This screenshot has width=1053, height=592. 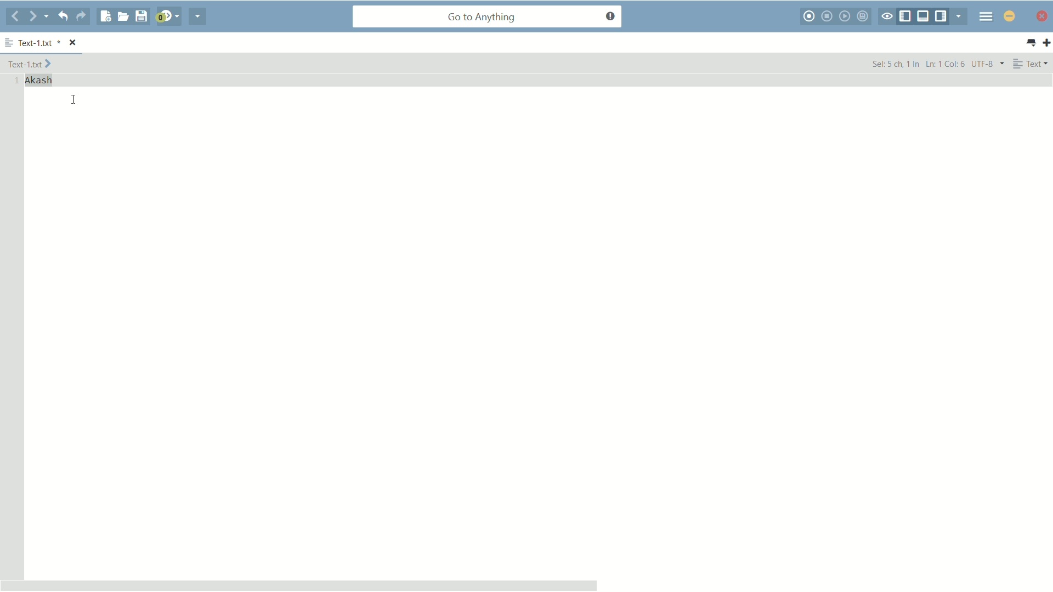 I want to click on back, so click(x=15, y=17).